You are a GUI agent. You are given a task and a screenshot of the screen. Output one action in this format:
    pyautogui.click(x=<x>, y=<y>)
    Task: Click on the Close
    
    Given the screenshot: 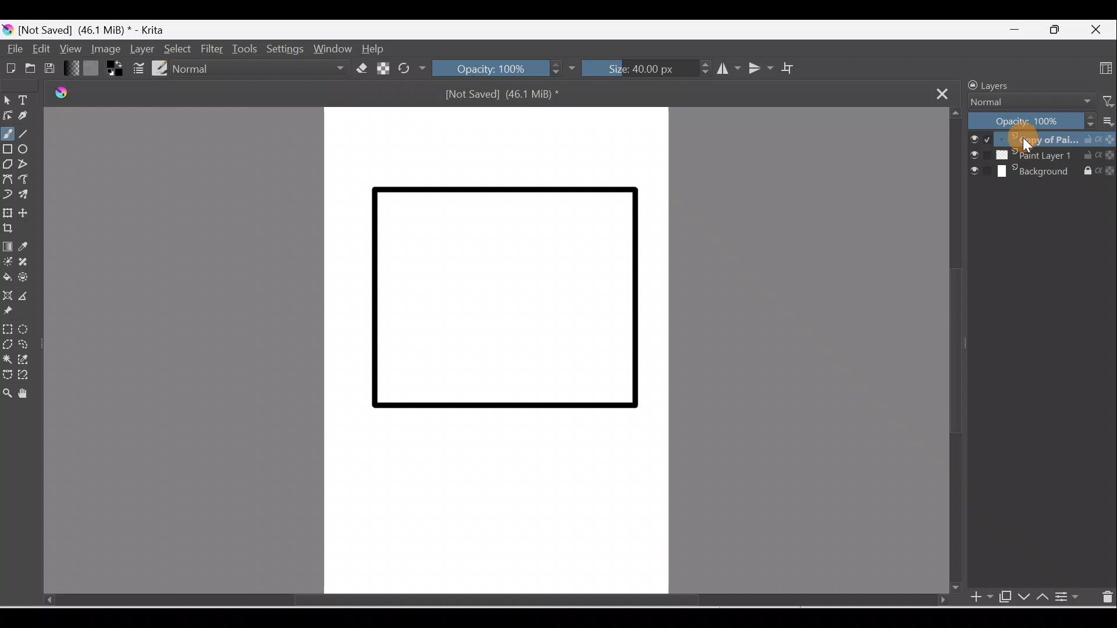 What is the action you would take?
    pyautogui.click(x=1098, y=27)
    